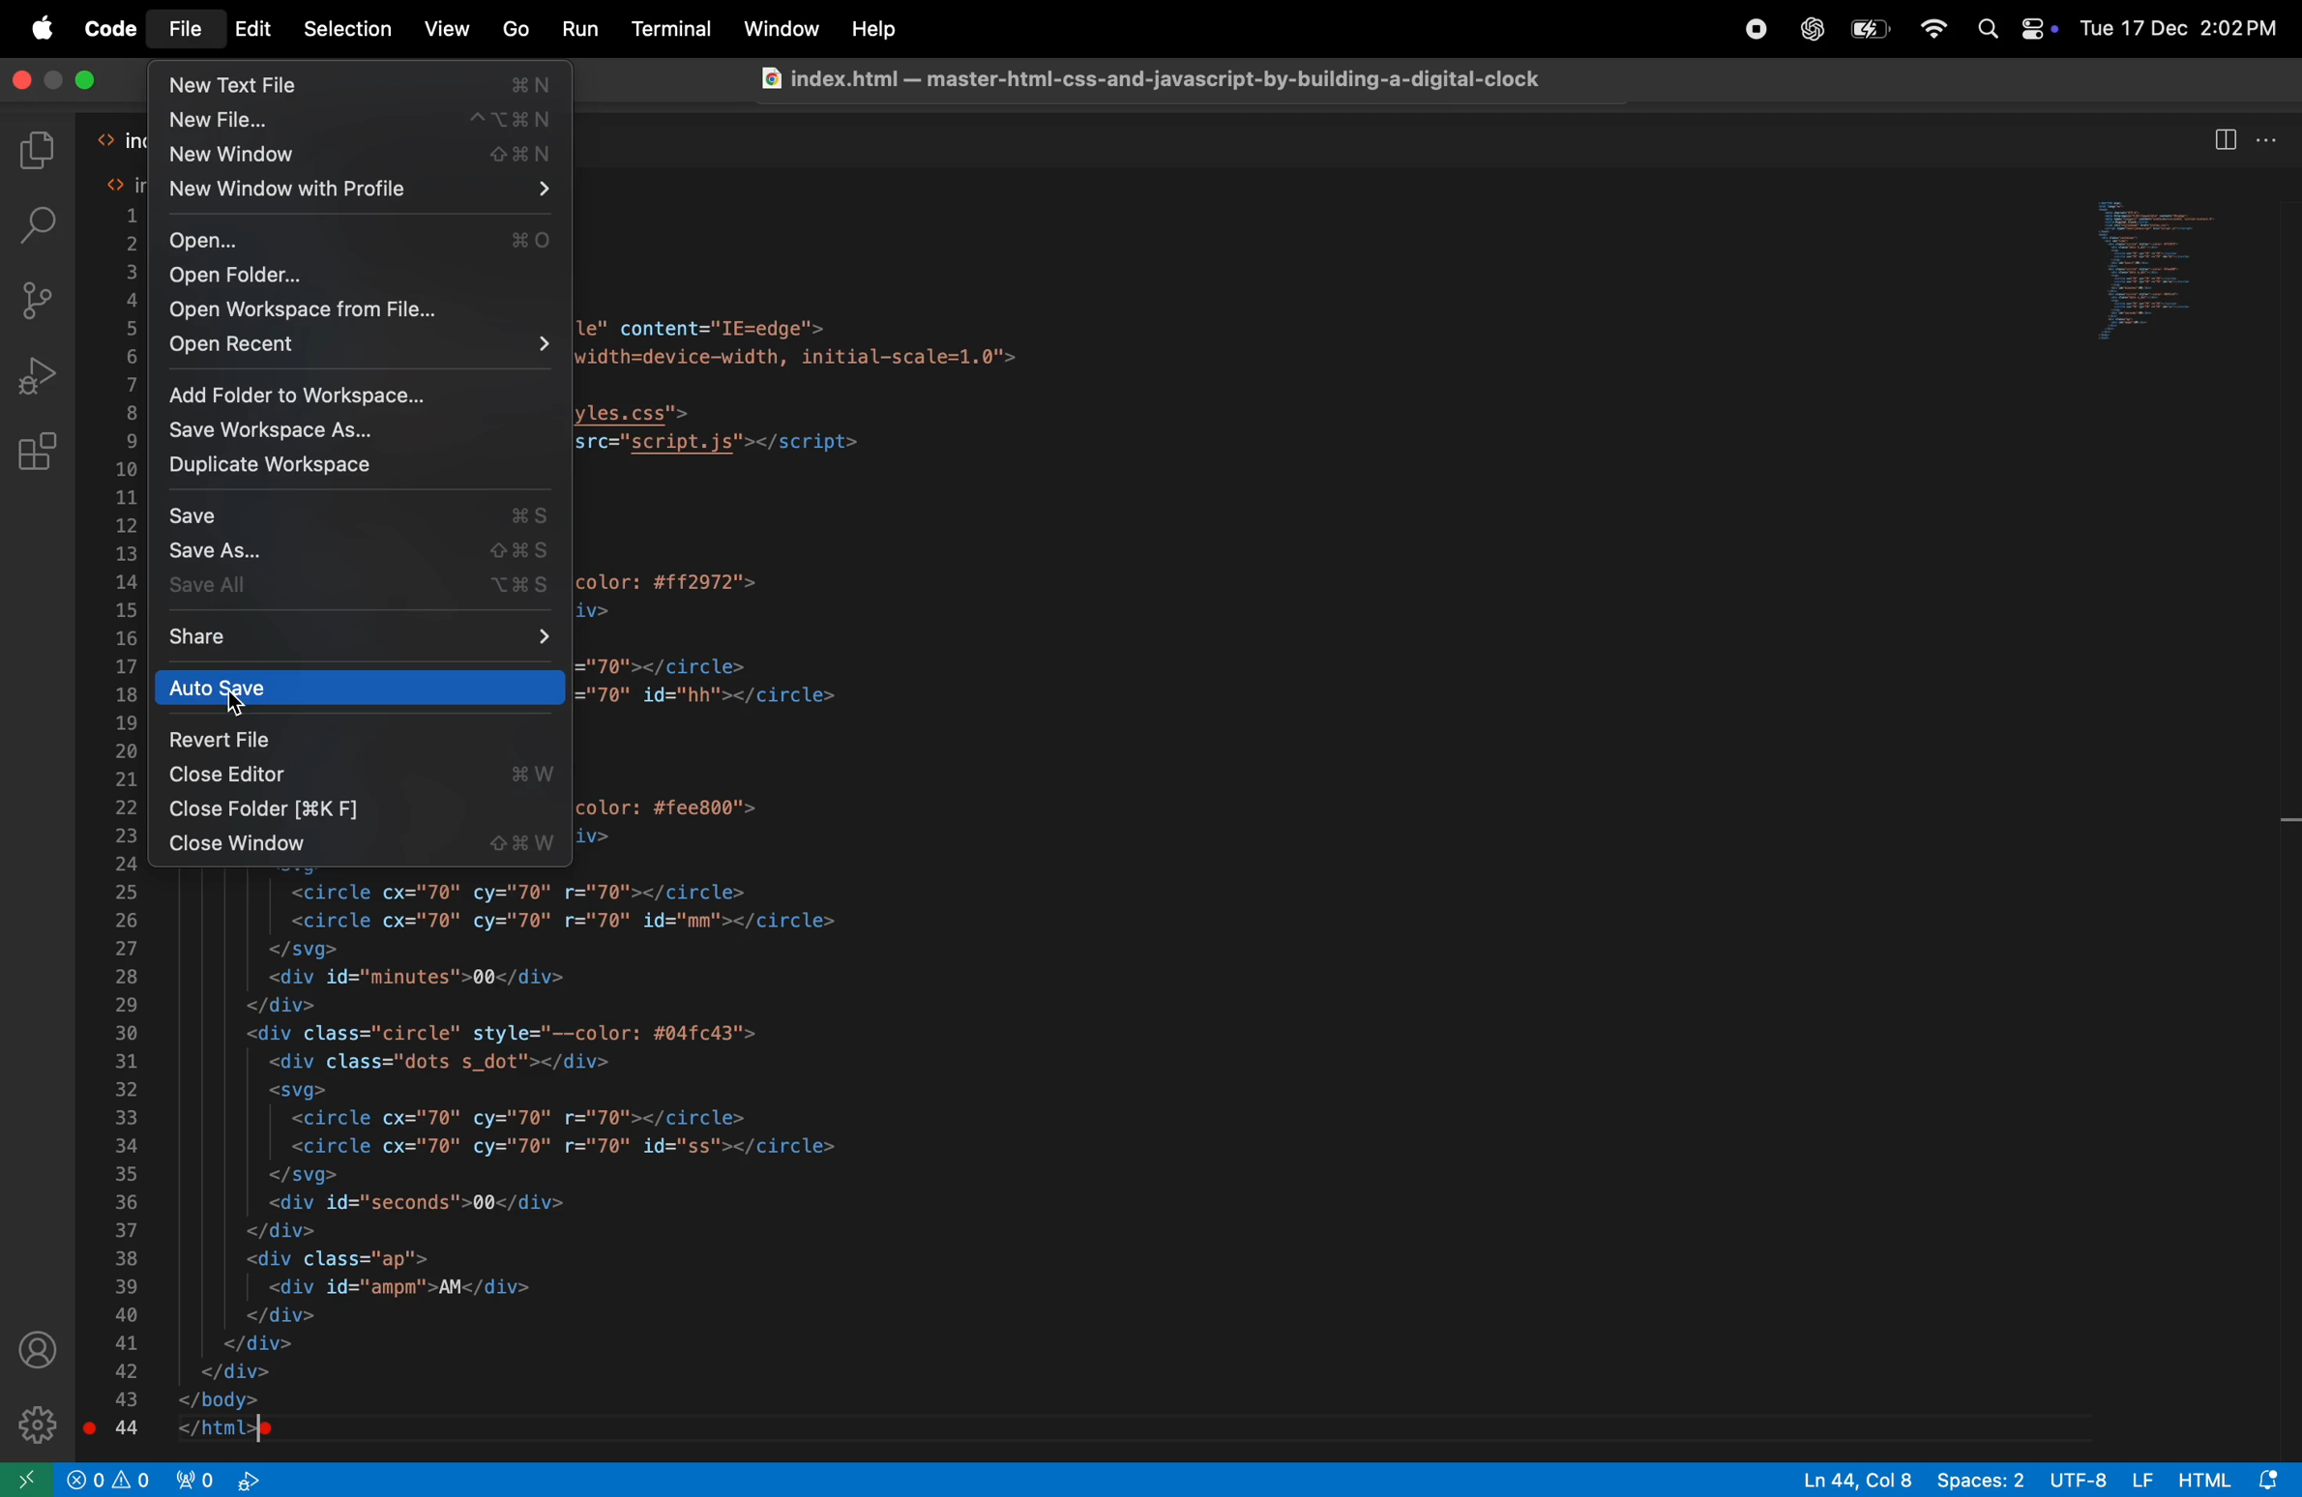 Image resolution: width=2302 pixels, height=1497 pixels. What do you see at coordinates (368, 160) in the screenshot?
I see `new window` at bounding box center [368, 160].